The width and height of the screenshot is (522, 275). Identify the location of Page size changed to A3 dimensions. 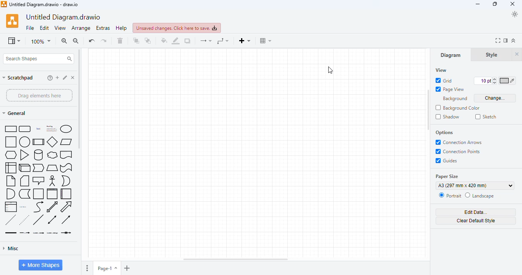
(256, 153).